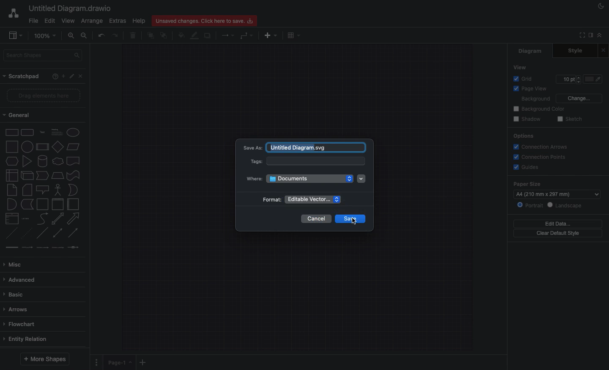 This screenshot has height=370, width=609. Describe the element at coordinates (92, 22) in the screenshot. I see `Arrange` at that location.